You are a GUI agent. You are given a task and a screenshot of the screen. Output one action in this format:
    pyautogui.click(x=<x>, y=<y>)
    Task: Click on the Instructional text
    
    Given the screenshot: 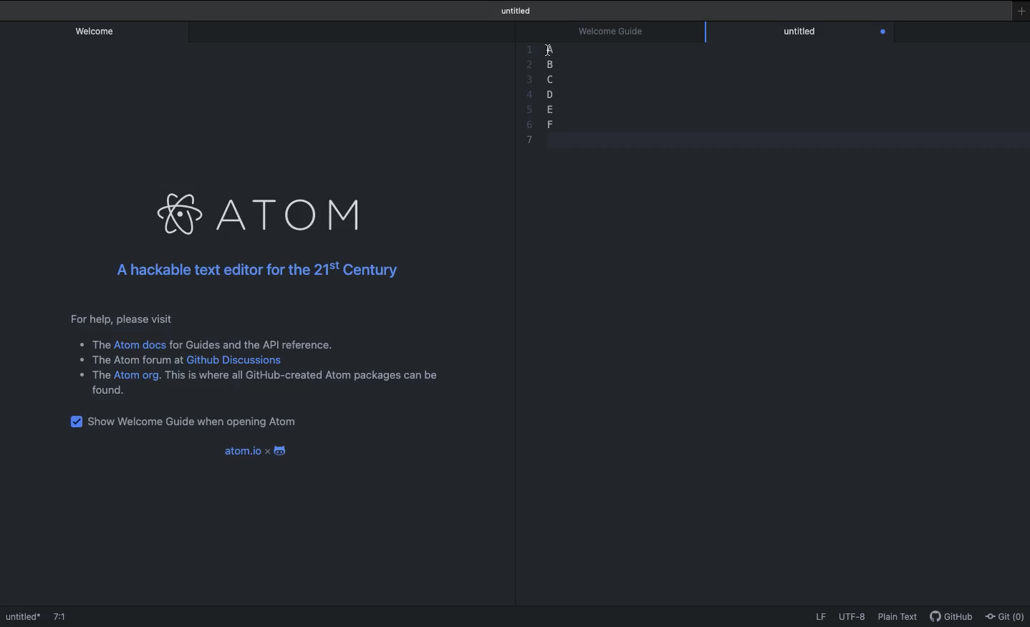 What is the action you would take?
    pyautogui.click(x=251, y=355)
    